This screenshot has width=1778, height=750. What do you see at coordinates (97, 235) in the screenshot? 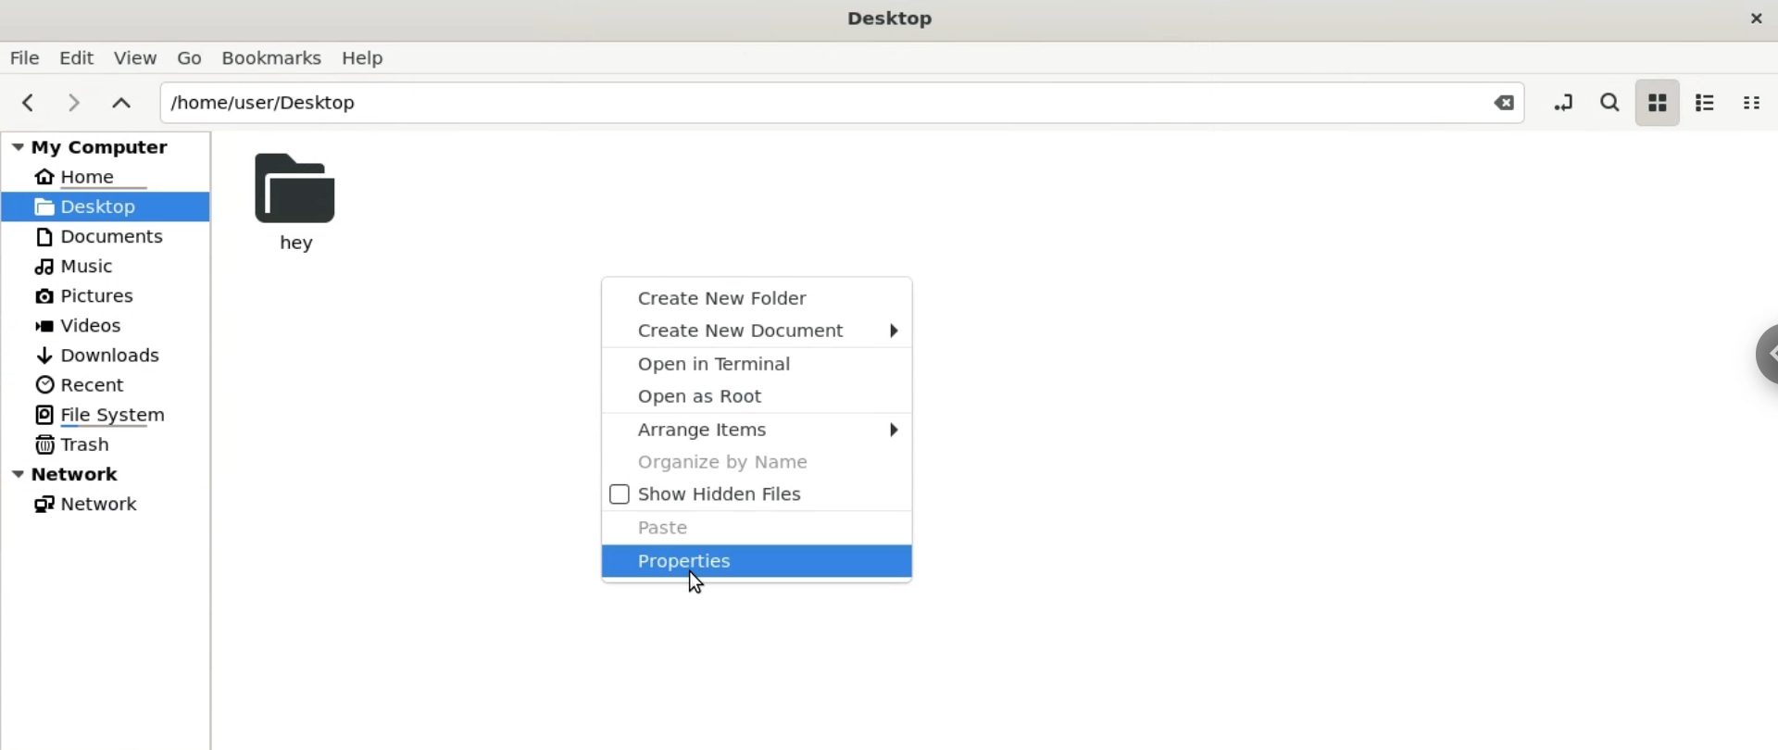
I see `documents` at bounding box center [97, 235].